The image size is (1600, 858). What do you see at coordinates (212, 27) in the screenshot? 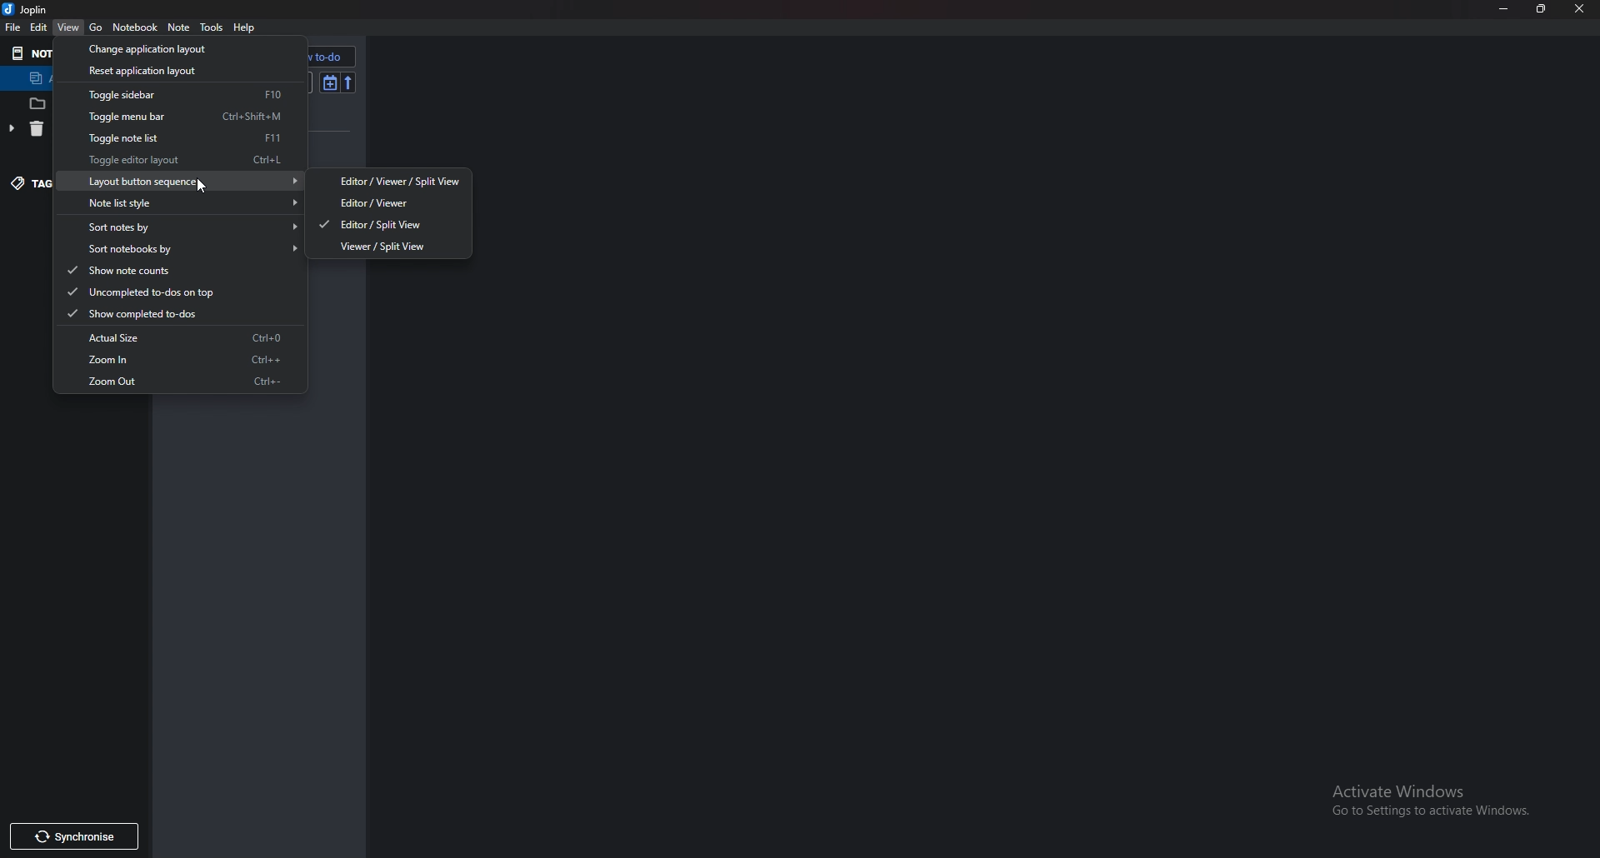
I see `Tools` at bounding box center [212, 27].